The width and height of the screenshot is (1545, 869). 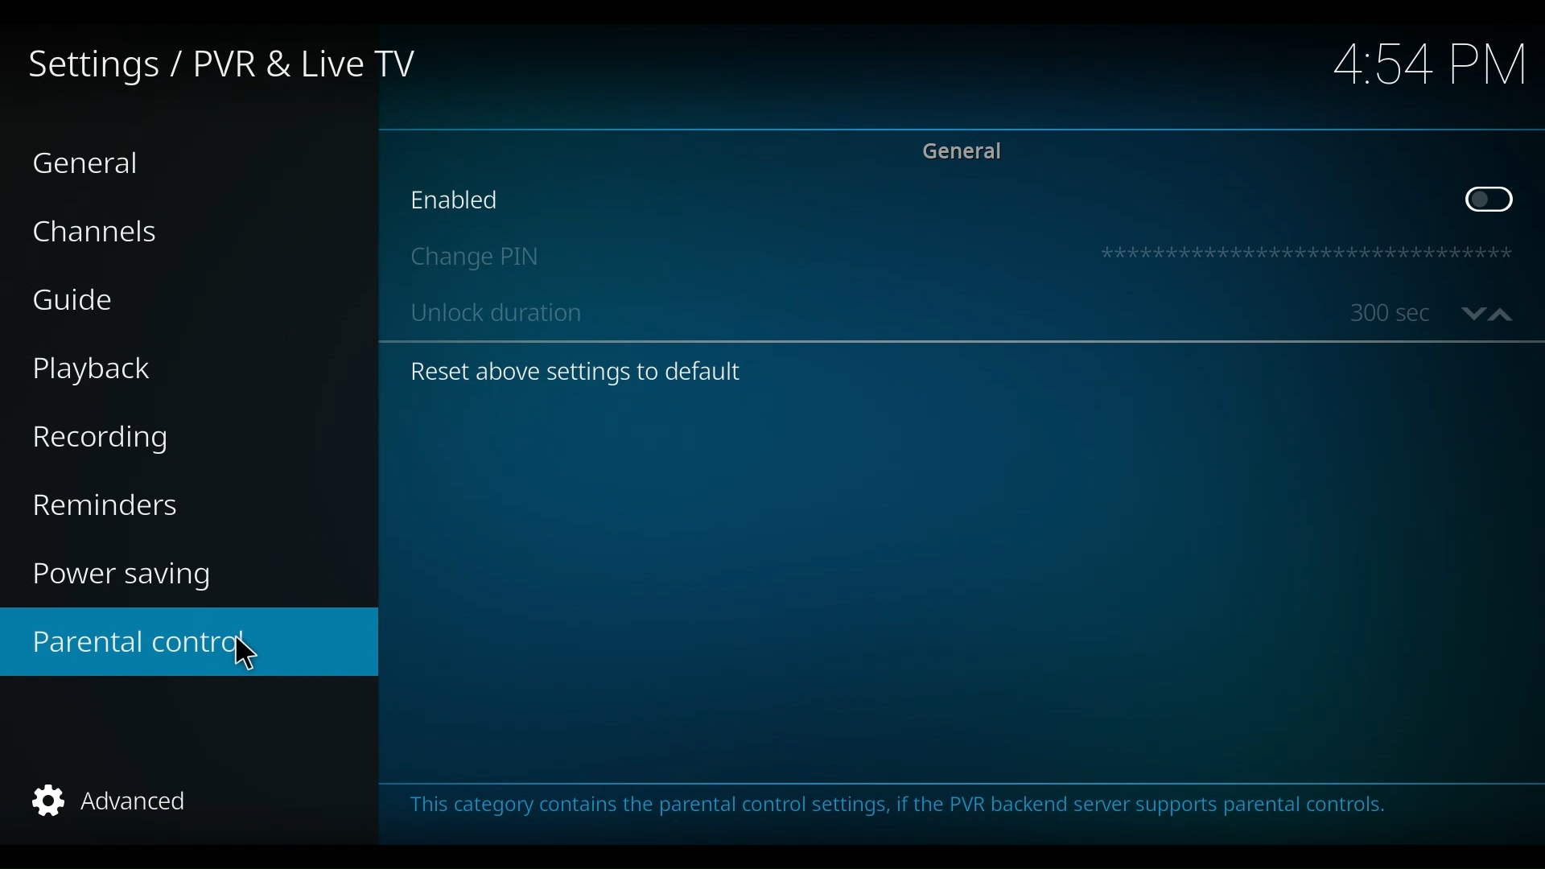 What do you see at coordinates (860, 310) in the screenshot?
I see `Unlock duration` at bounding box center [860, 310].